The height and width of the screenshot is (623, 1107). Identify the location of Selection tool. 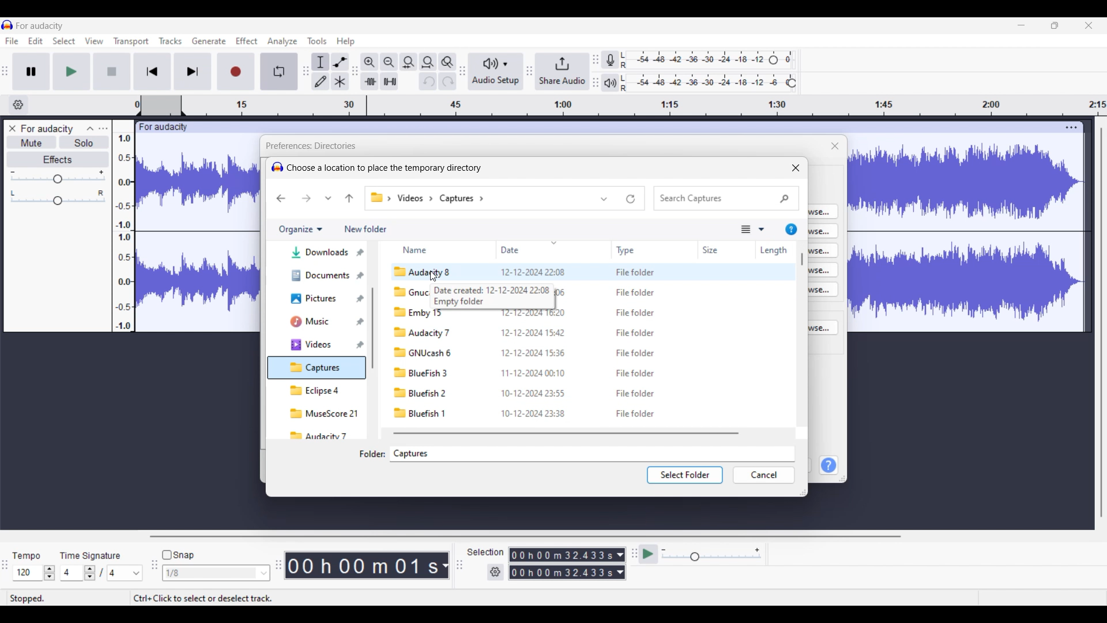
(321, 62).